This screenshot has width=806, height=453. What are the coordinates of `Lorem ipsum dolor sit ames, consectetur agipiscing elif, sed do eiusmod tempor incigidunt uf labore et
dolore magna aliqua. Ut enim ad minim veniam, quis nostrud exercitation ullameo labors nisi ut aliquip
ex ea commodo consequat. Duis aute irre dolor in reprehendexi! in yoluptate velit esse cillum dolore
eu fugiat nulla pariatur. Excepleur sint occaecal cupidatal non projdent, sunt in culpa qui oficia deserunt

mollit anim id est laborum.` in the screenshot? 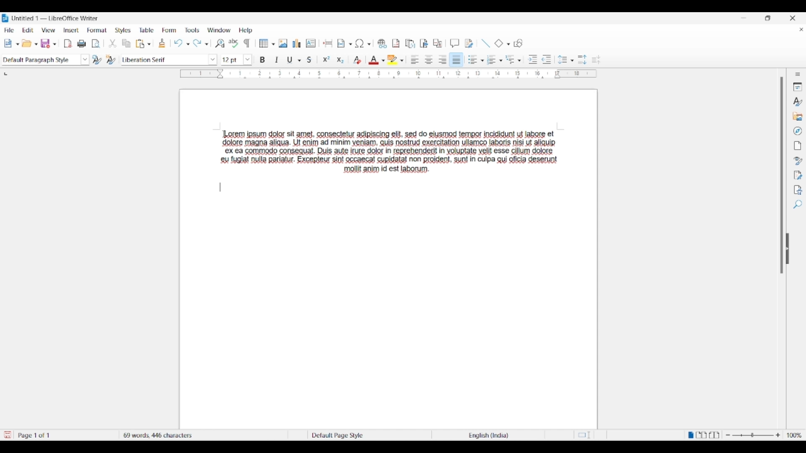 It's located at (393, 152).